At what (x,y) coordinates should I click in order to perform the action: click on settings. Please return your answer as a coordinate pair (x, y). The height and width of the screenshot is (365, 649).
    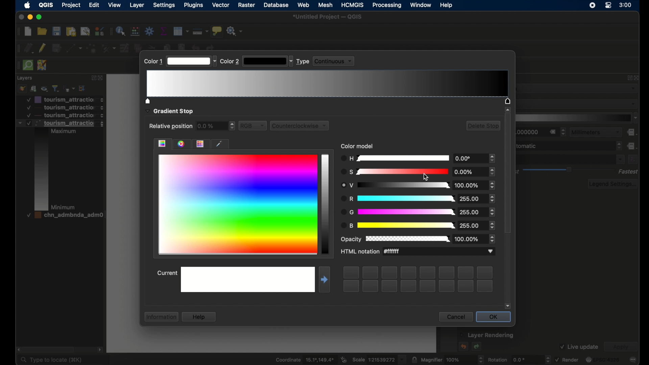
    Looking at the image, I should click on (165, 6).